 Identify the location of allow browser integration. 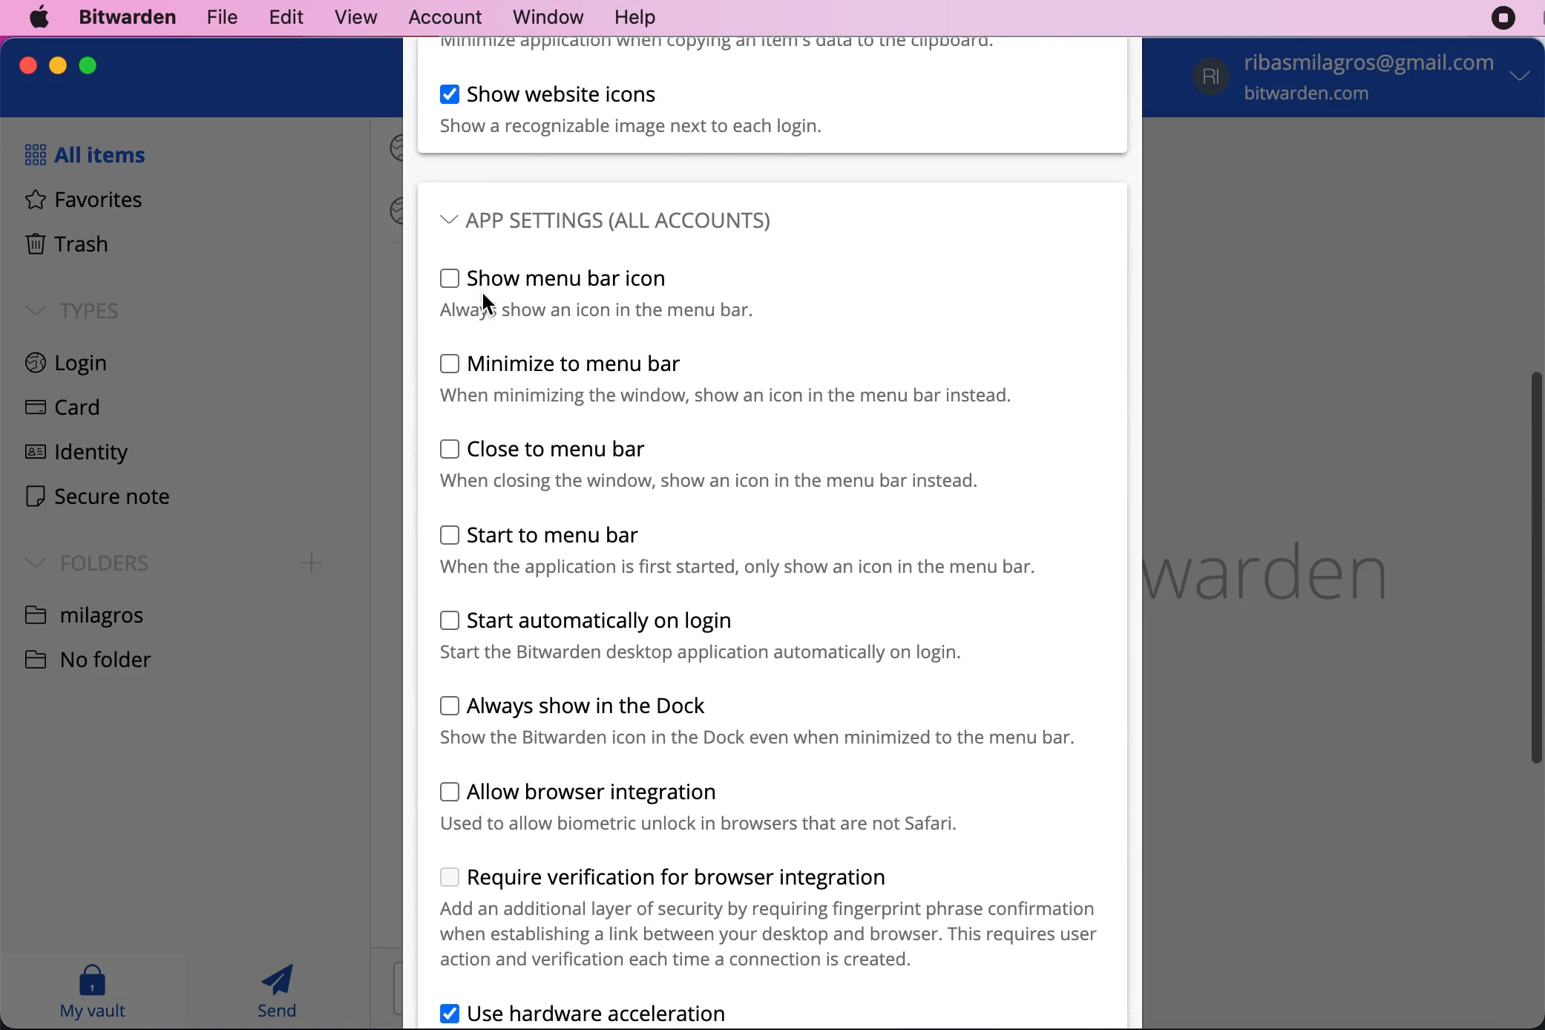
(741, 808).